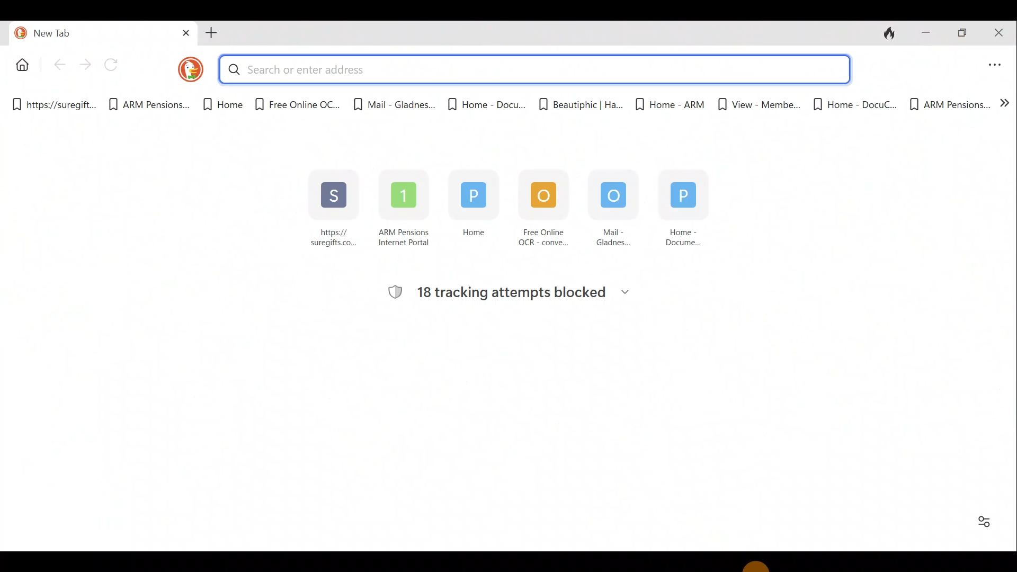  I want to click on Free Online OC..., so click(297, 101).